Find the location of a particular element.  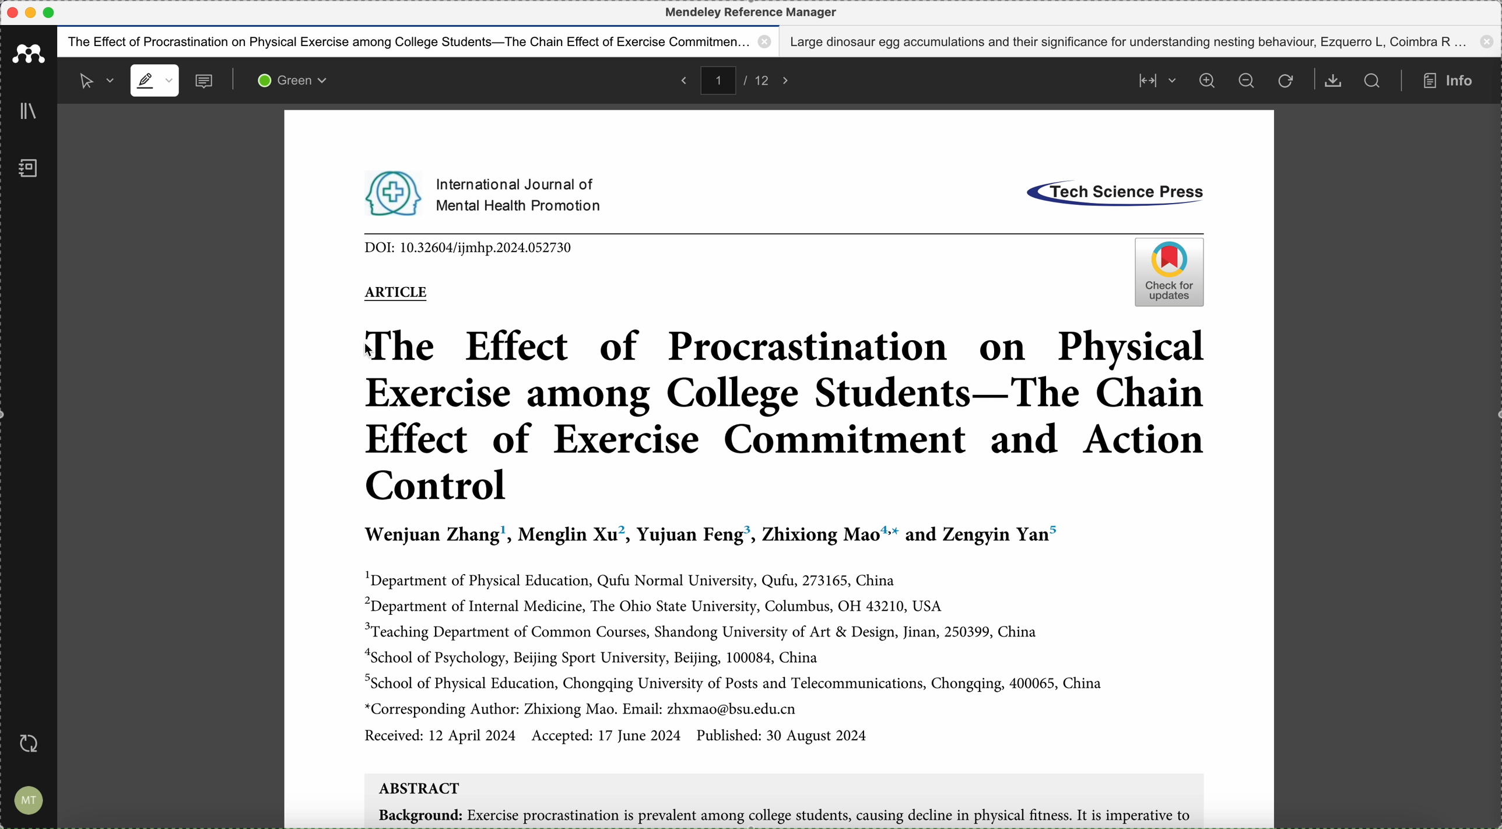

Mendeley reference manager is located at coordinates (751, 12).